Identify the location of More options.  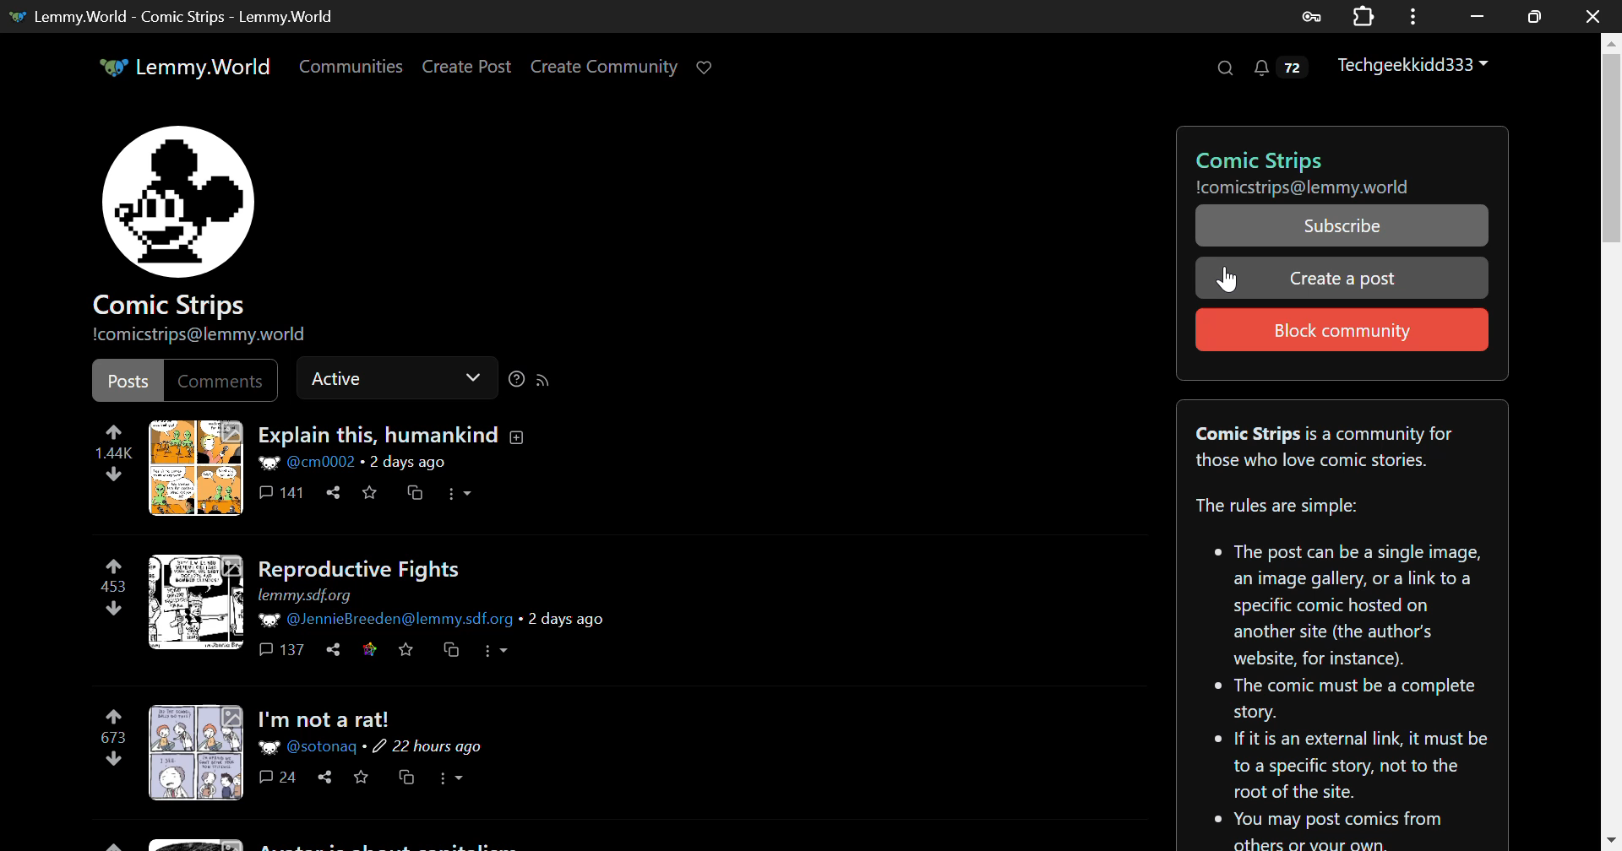
(452, 779).